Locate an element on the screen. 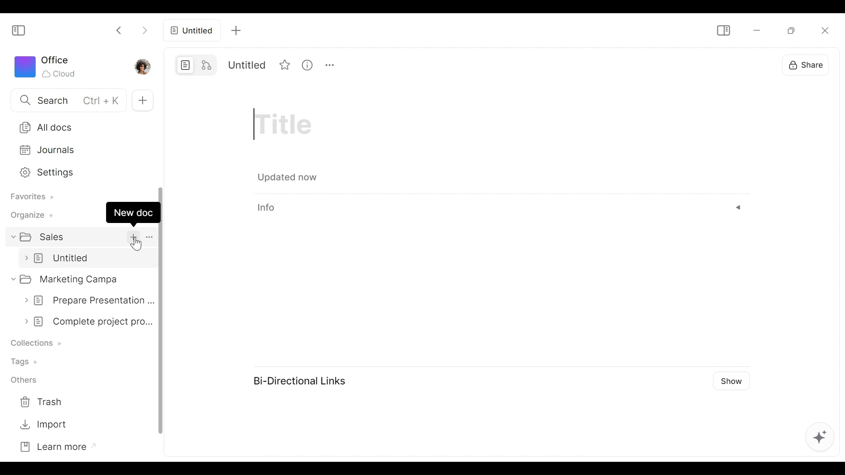 The image size is (845, 475). Settings is located at coordinates (77, 172).